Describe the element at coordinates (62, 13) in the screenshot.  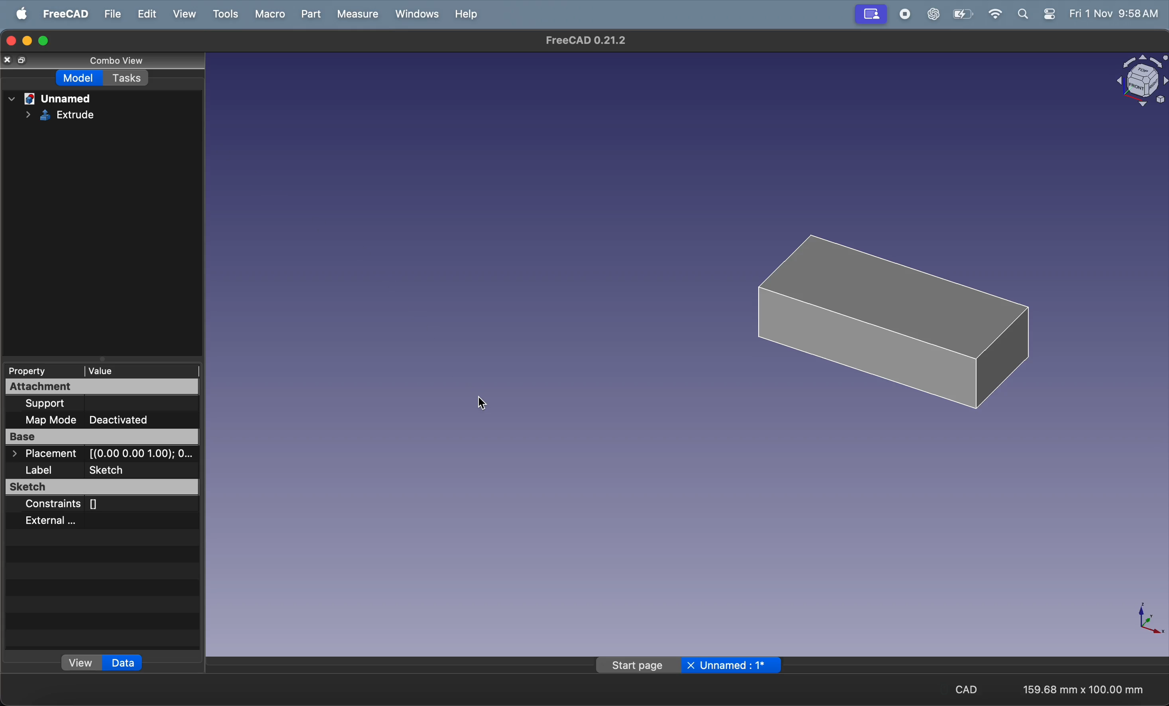
I see `freecad` at that location.